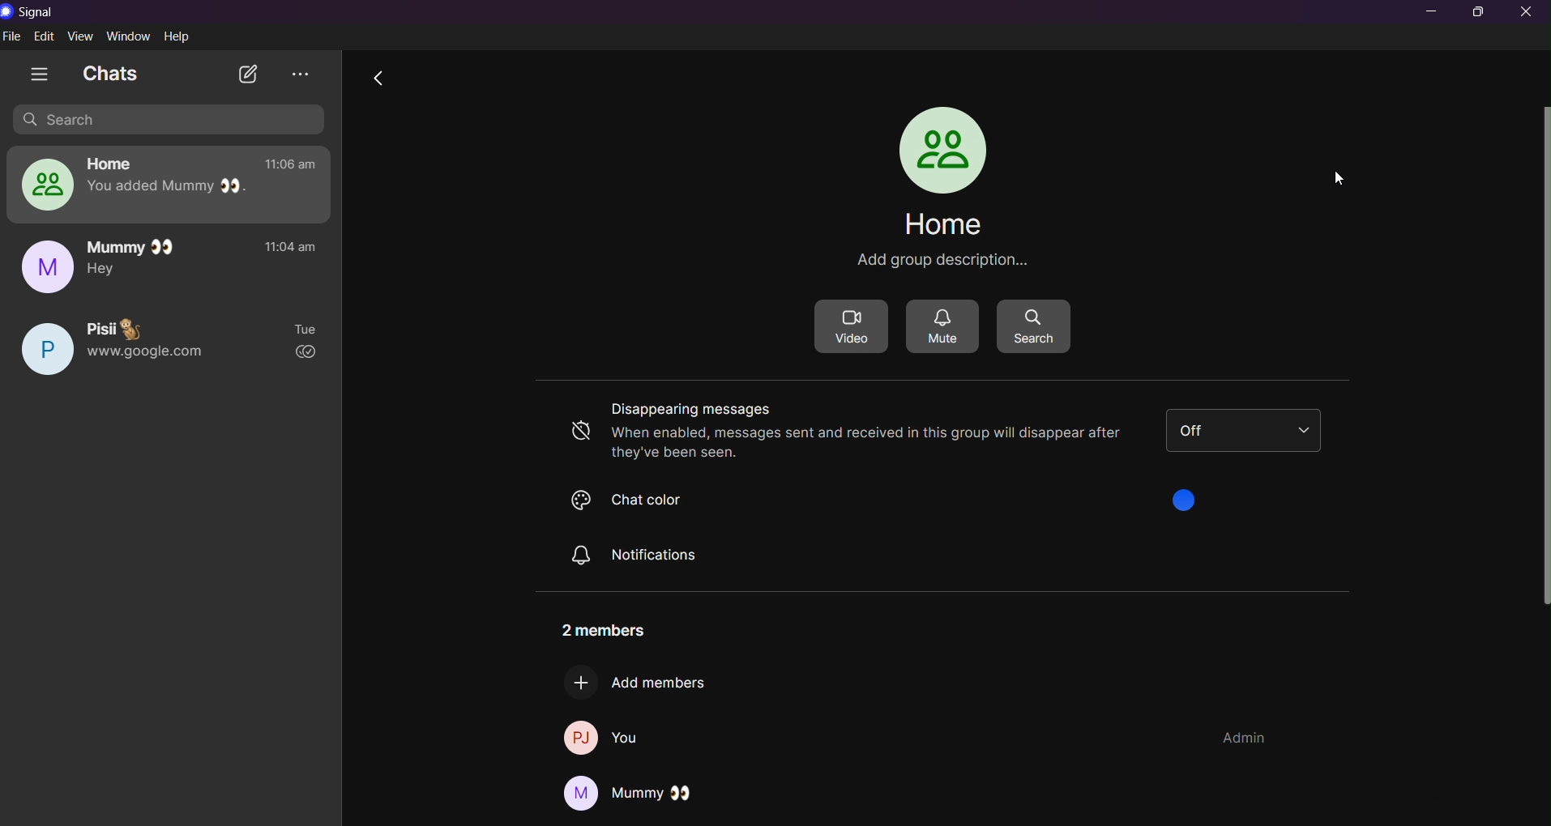 This screenshot has width=1551, height=826. What do you see at coordinates (1344, 175) in the screenshot?
I see `cursor` at bounding box center [1344, 175].